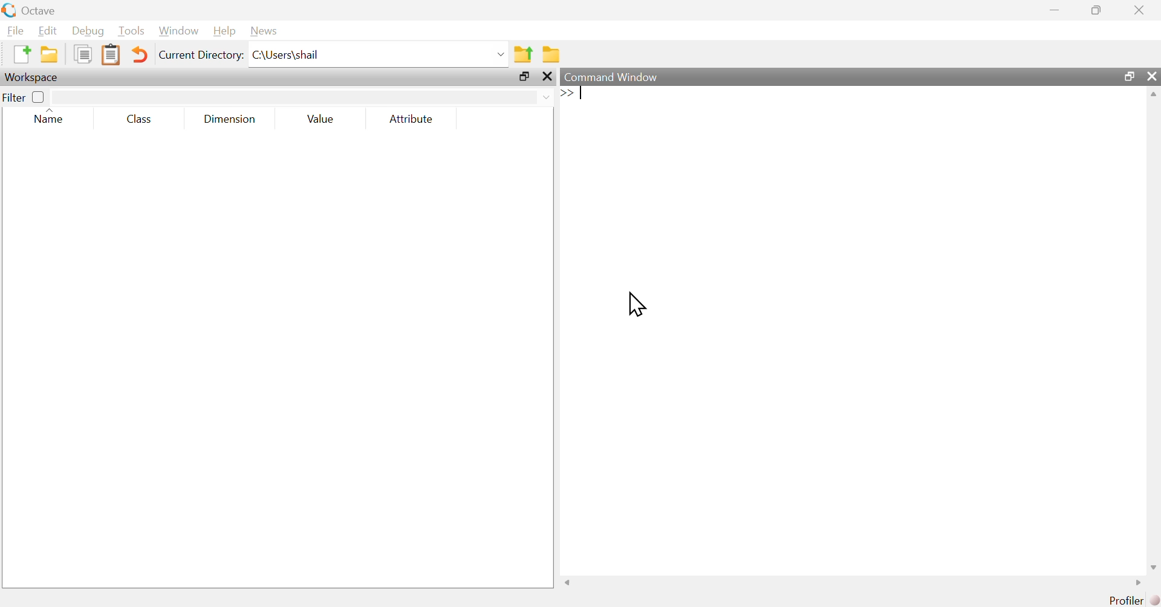  Describe the element at coordinates (54, 117) in the screenshot. I see `Name` at that location.